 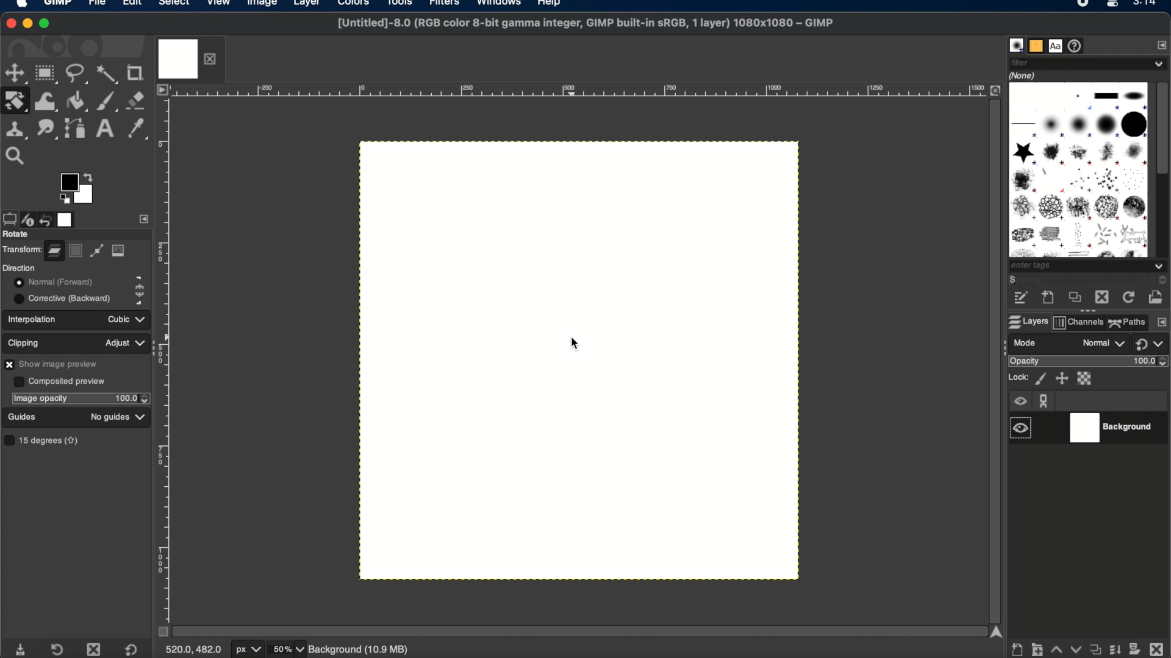 What do you see at coordinates (29, 218) in the screenshot?
I see `device status` at bounding box center [29, 218].